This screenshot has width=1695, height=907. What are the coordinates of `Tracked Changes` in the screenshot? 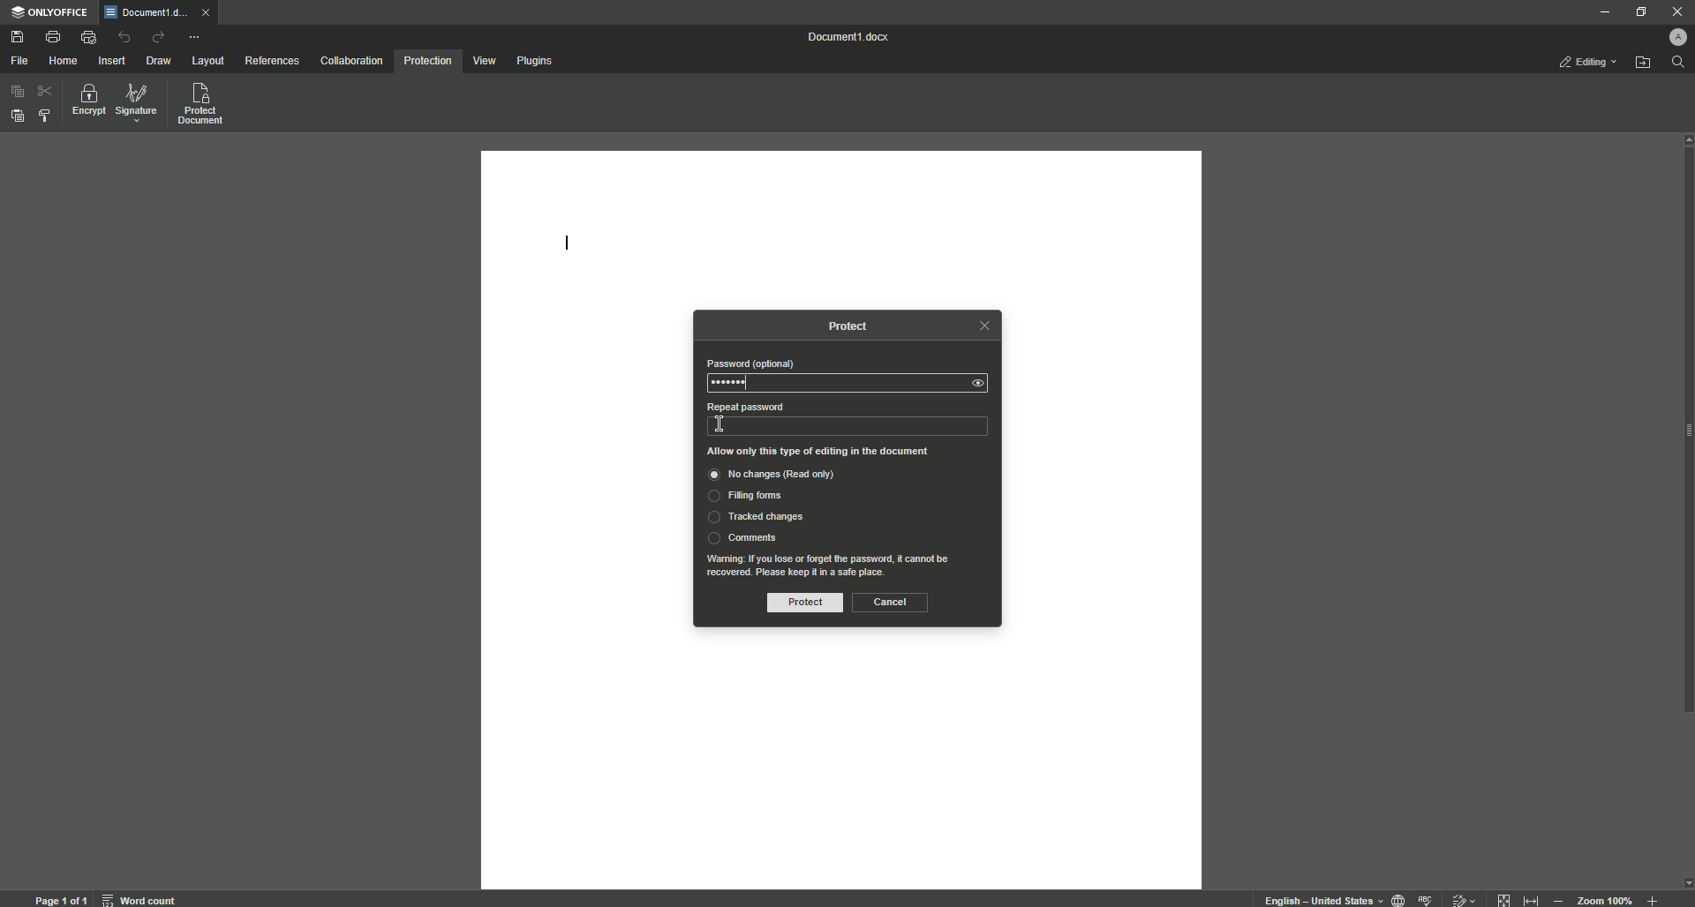 It's located at (755, 518).